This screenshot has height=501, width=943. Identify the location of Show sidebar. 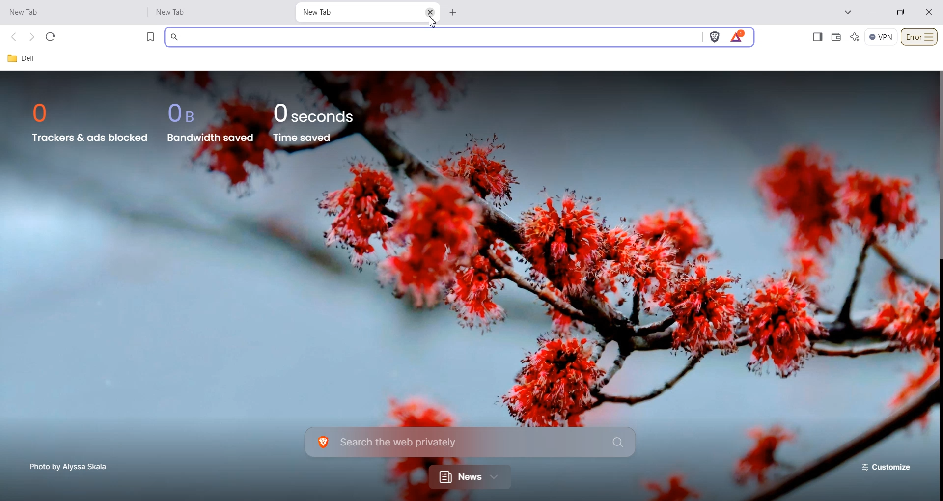
(817, 37).